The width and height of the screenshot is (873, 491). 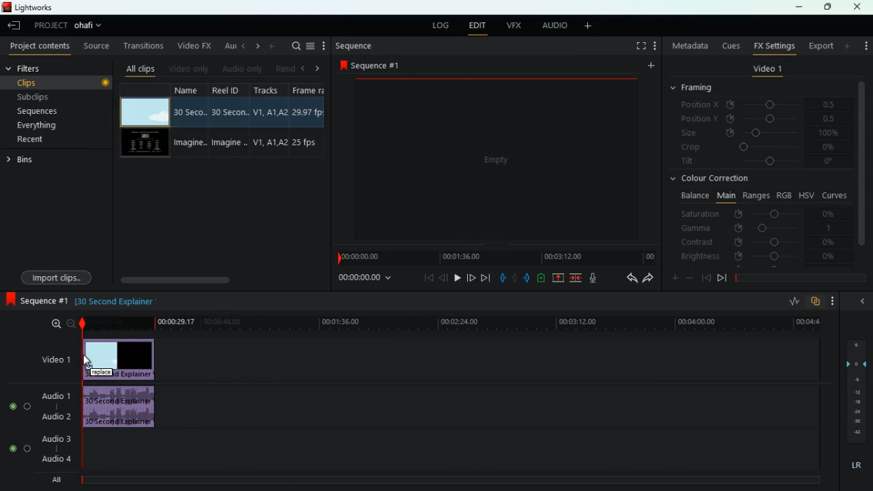 What do you see at coordinates (307, 121) in the screenshot?
I see `frame` at bounding box center [307, 121].